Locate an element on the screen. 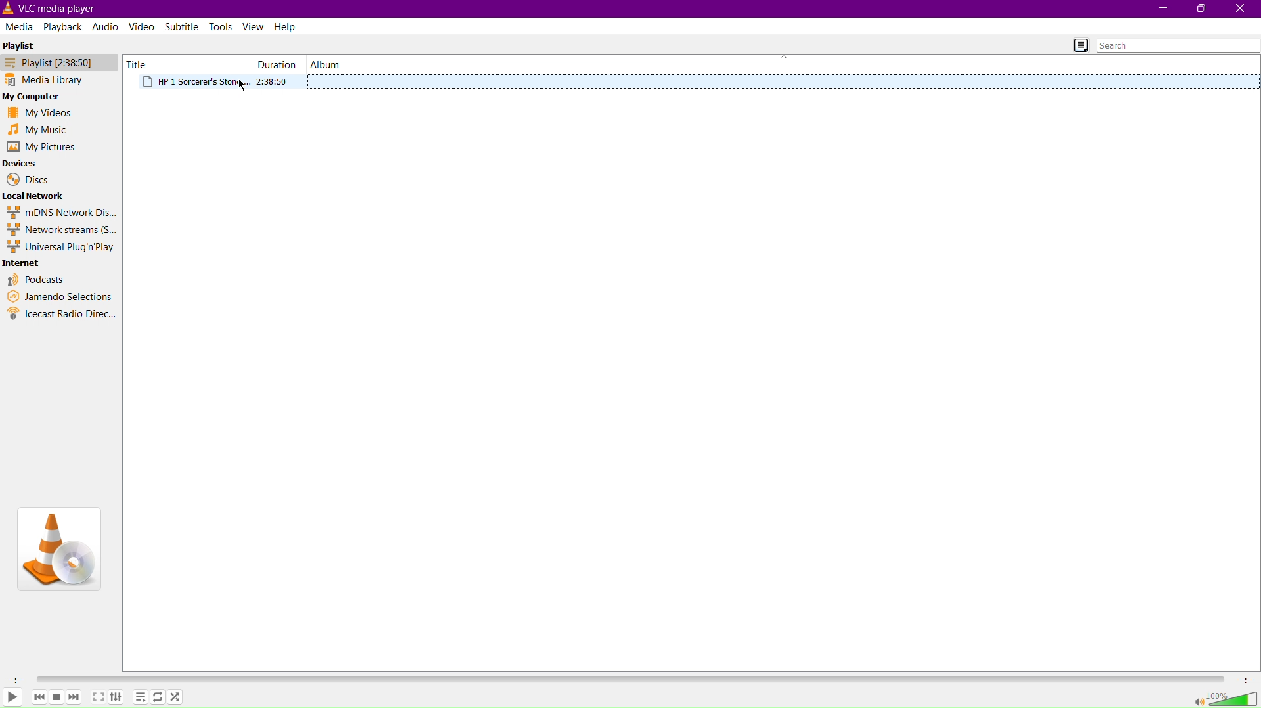 The image size is (1261, 708). Media is located at coordinates (20, 26).